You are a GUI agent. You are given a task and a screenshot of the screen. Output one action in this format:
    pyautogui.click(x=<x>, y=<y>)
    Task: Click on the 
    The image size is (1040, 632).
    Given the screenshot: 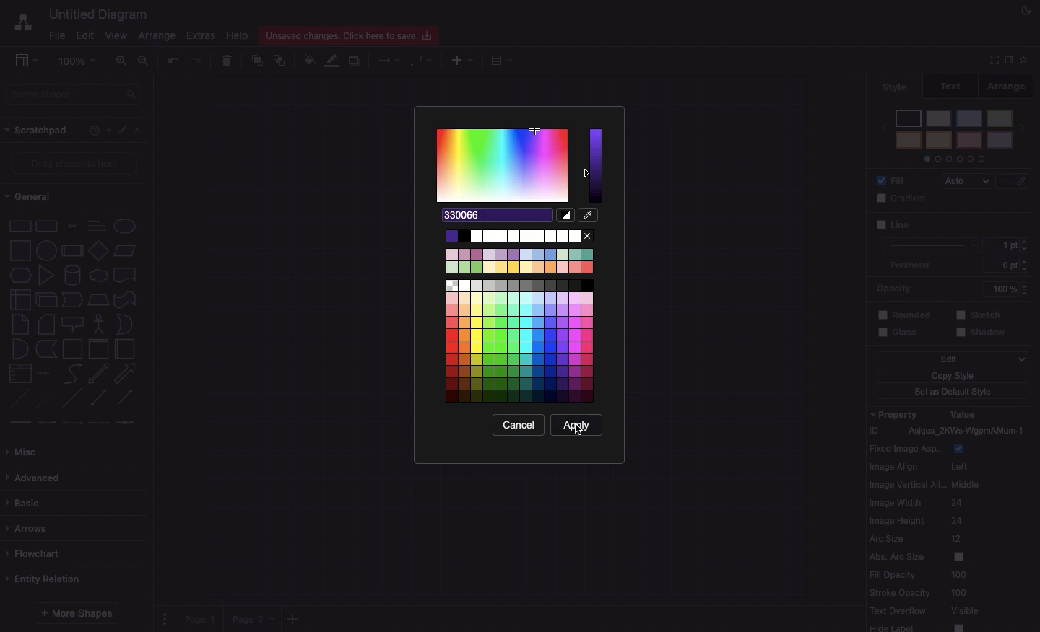 What is the action you would take?
    pyautogui.click(x=98, y=250)
    